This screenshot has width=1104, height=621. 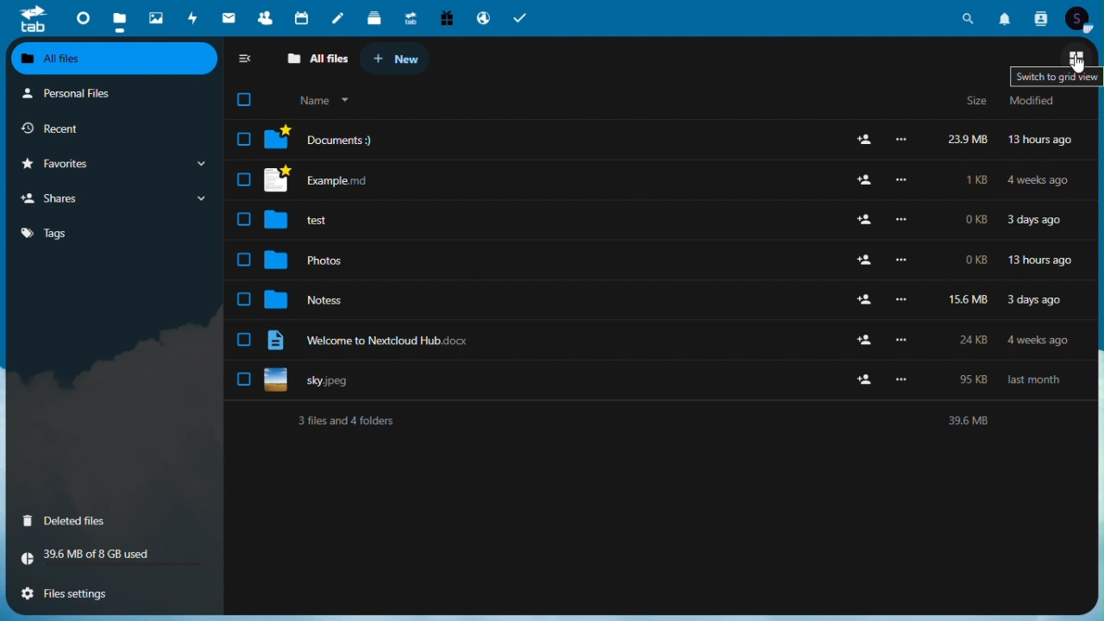 I want to click on dashboard, so click(x=82, y=18).